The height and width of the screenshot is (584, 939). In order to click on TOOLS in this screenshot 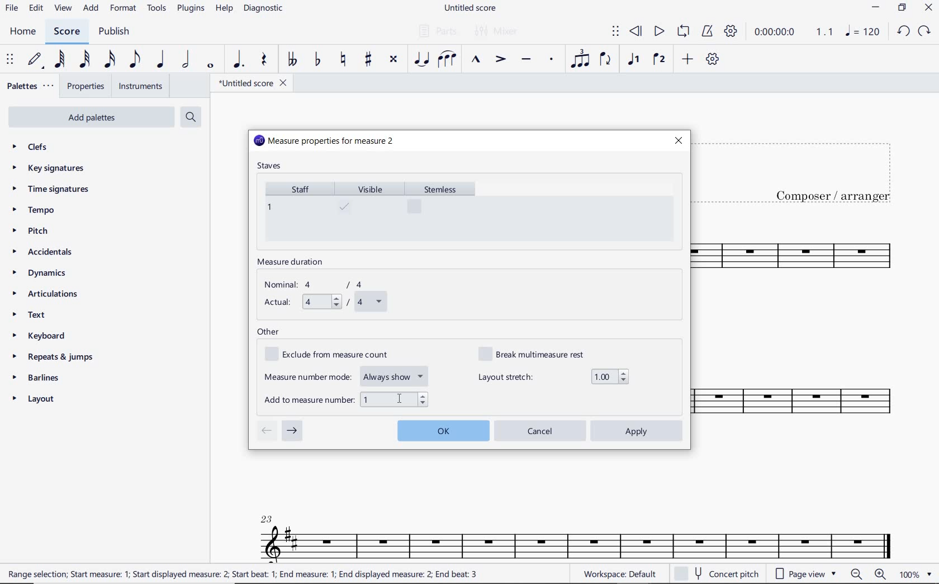, I will do `click(158, 10)`.